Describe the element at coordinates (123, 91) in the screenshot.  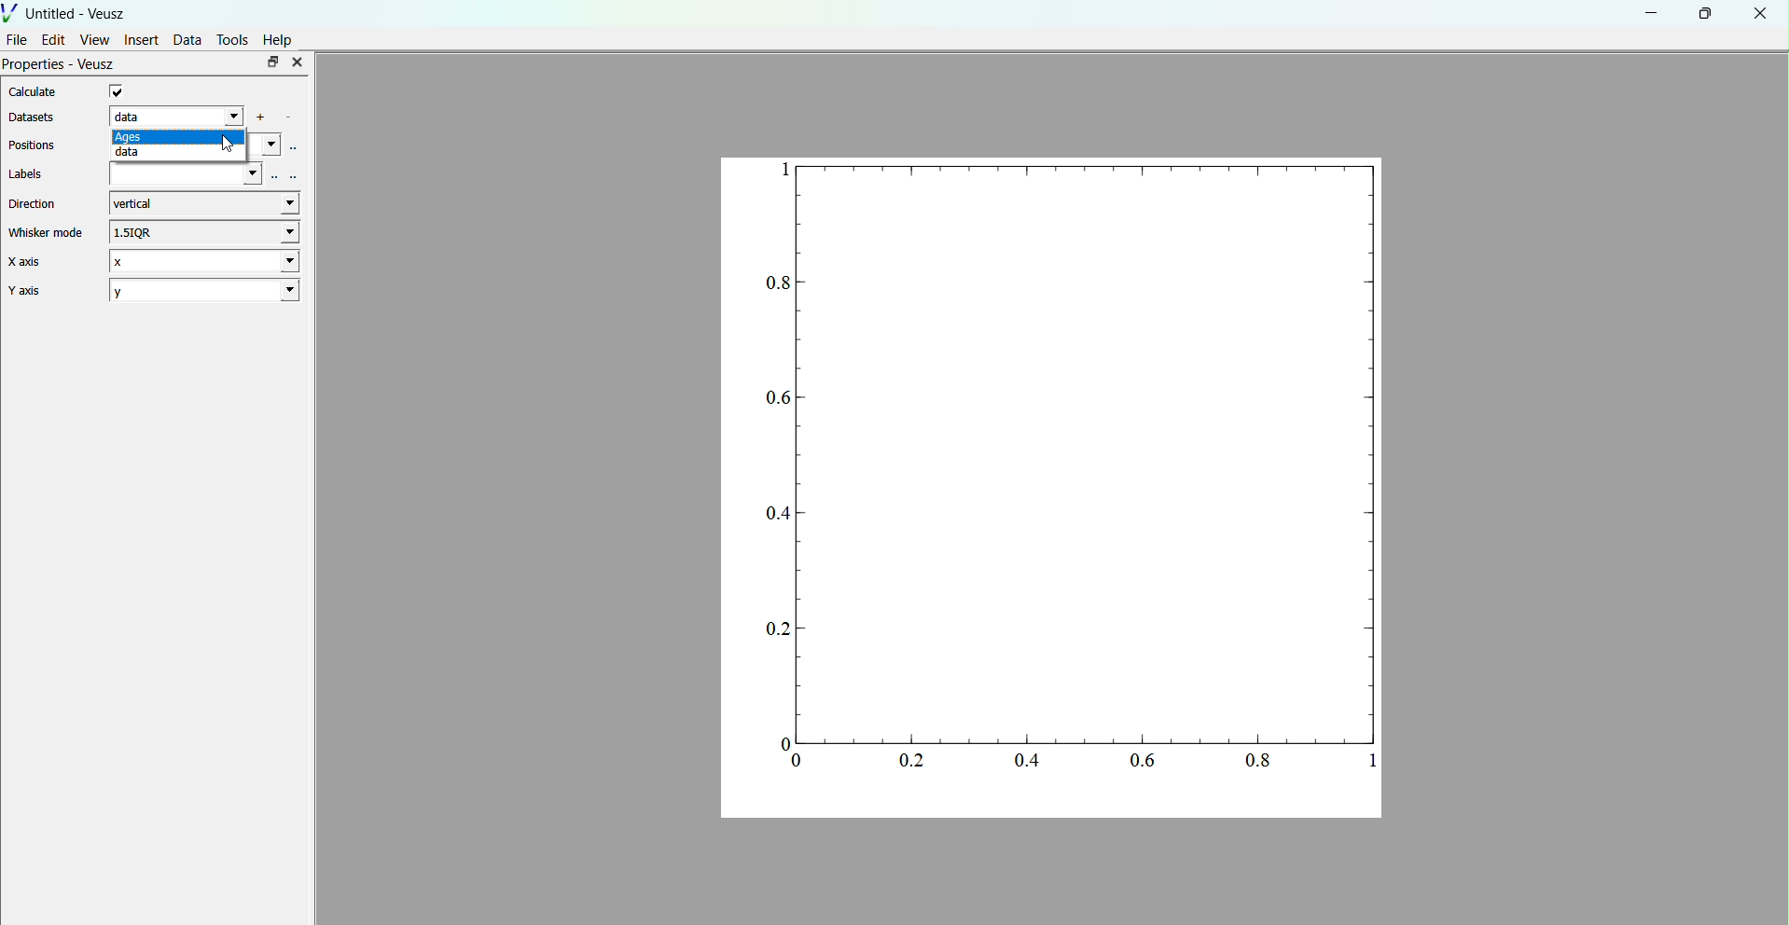
I see `checkbox` at that location.